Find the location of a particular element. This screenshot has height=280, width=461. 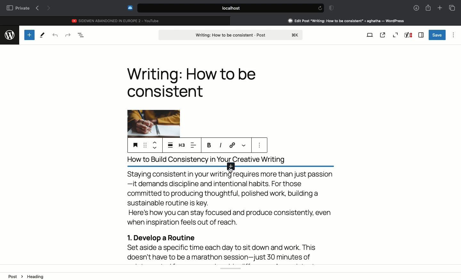

Tools is located at coordinates (42, 35).